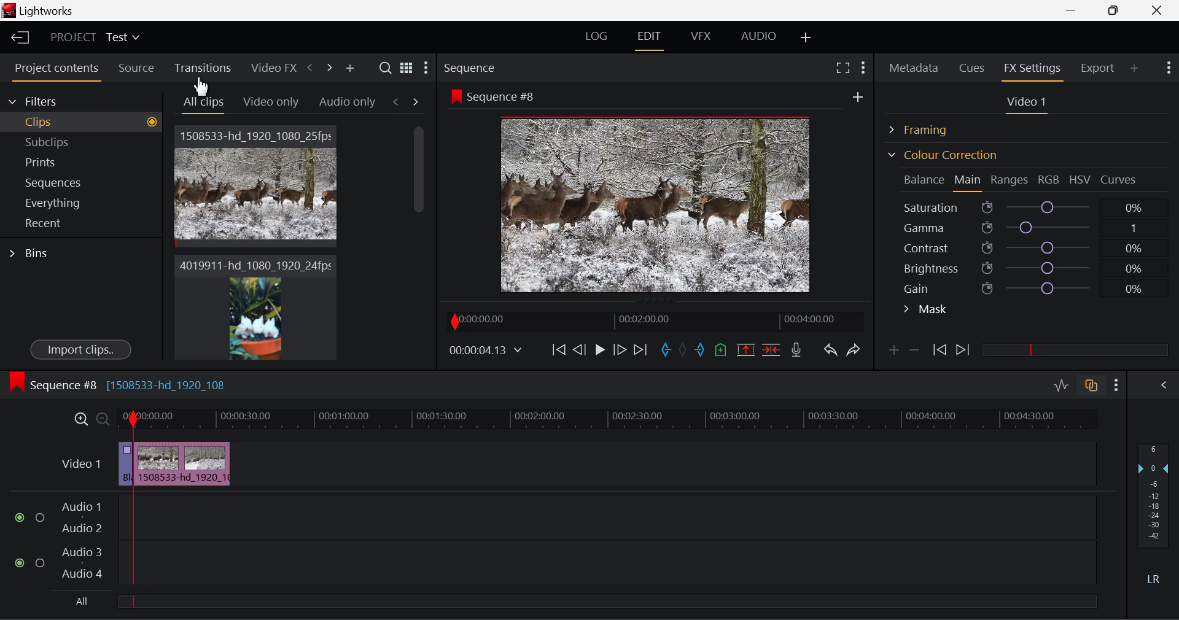 The image size is (1179, 620). What do you see at coordinates (349, 69) in the screenshot?
I see `Add Panel` at bounding box center [349, 69].